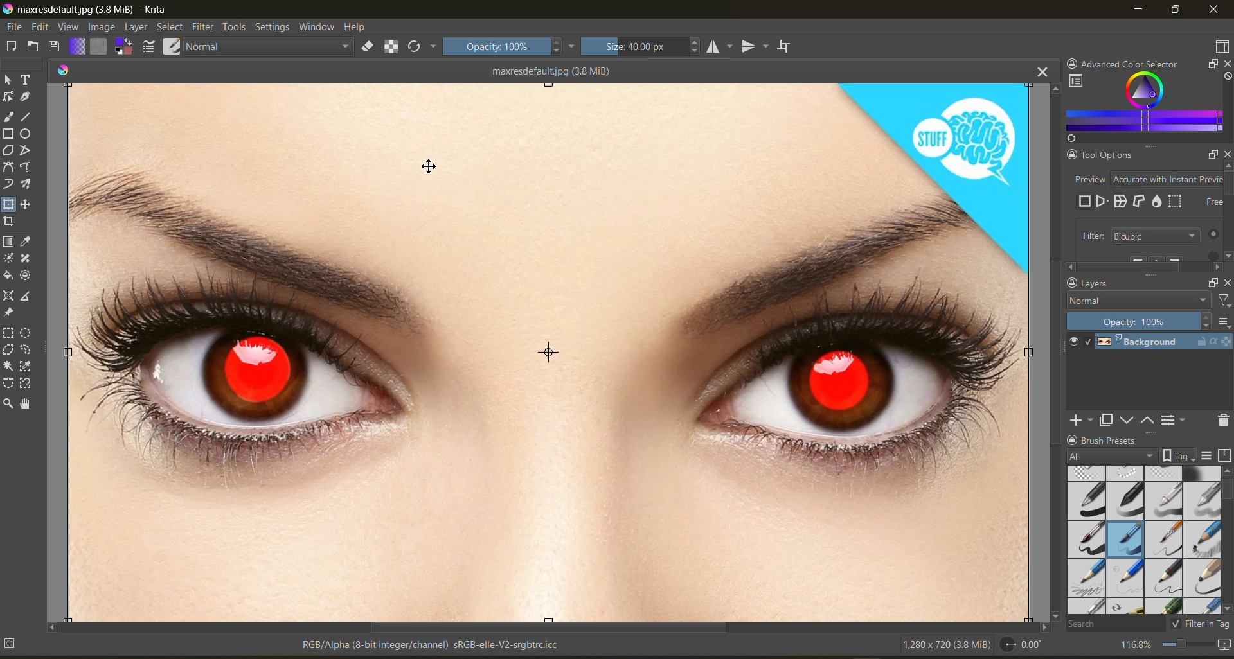 The width and height of the screenshot is (1234, 659). What do you see at coordinates (1208, 454) in the screenshot?
I see `display settings` at bounding box center [1208, 454].